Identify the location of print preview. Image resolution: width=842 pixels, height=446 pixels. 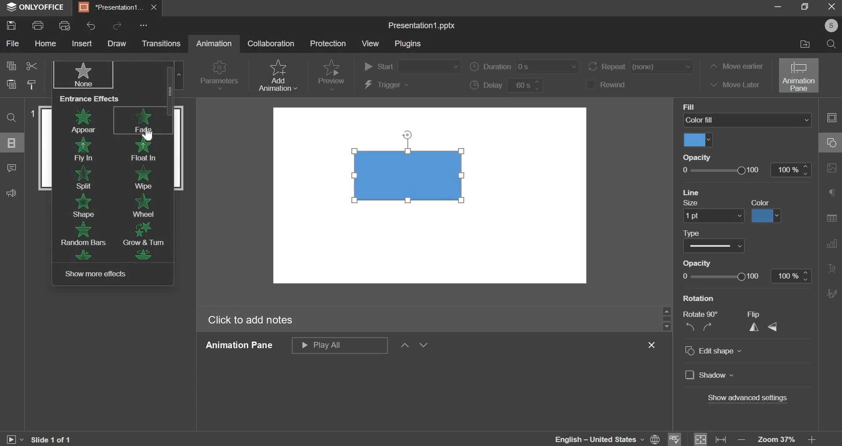
(65, 26).